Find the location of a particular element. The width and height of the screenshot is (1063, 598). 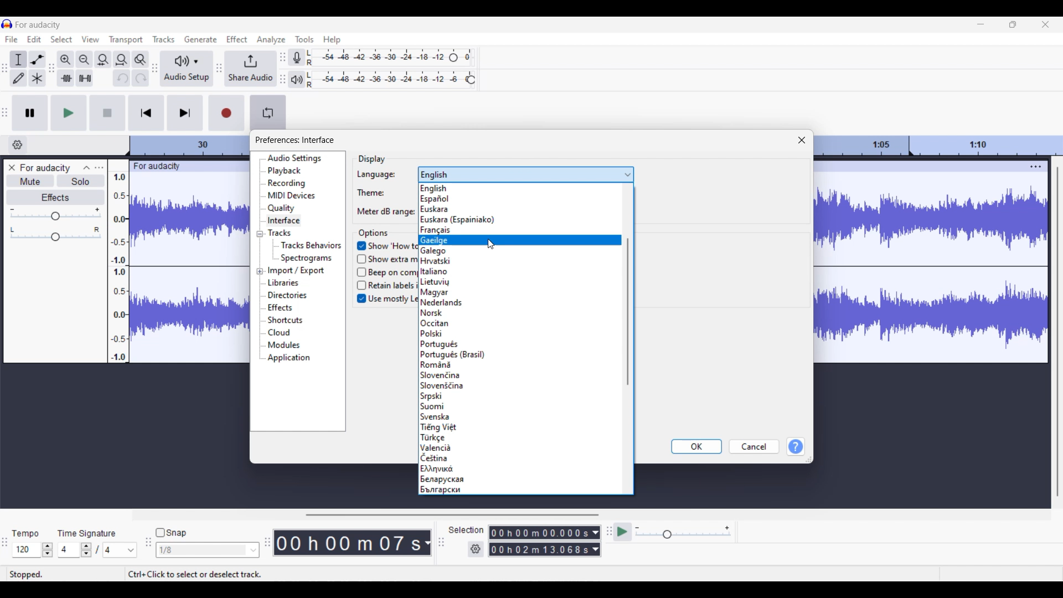

Collapse  is located at coordinates (86, 168).